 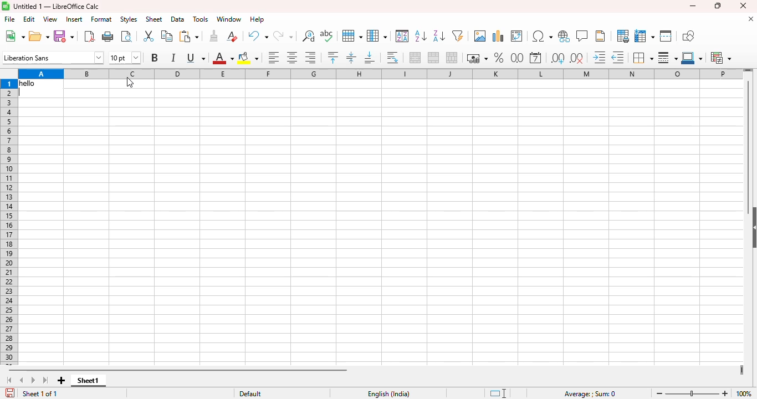 I want to click on sheet1, so click(x=88, y=381).